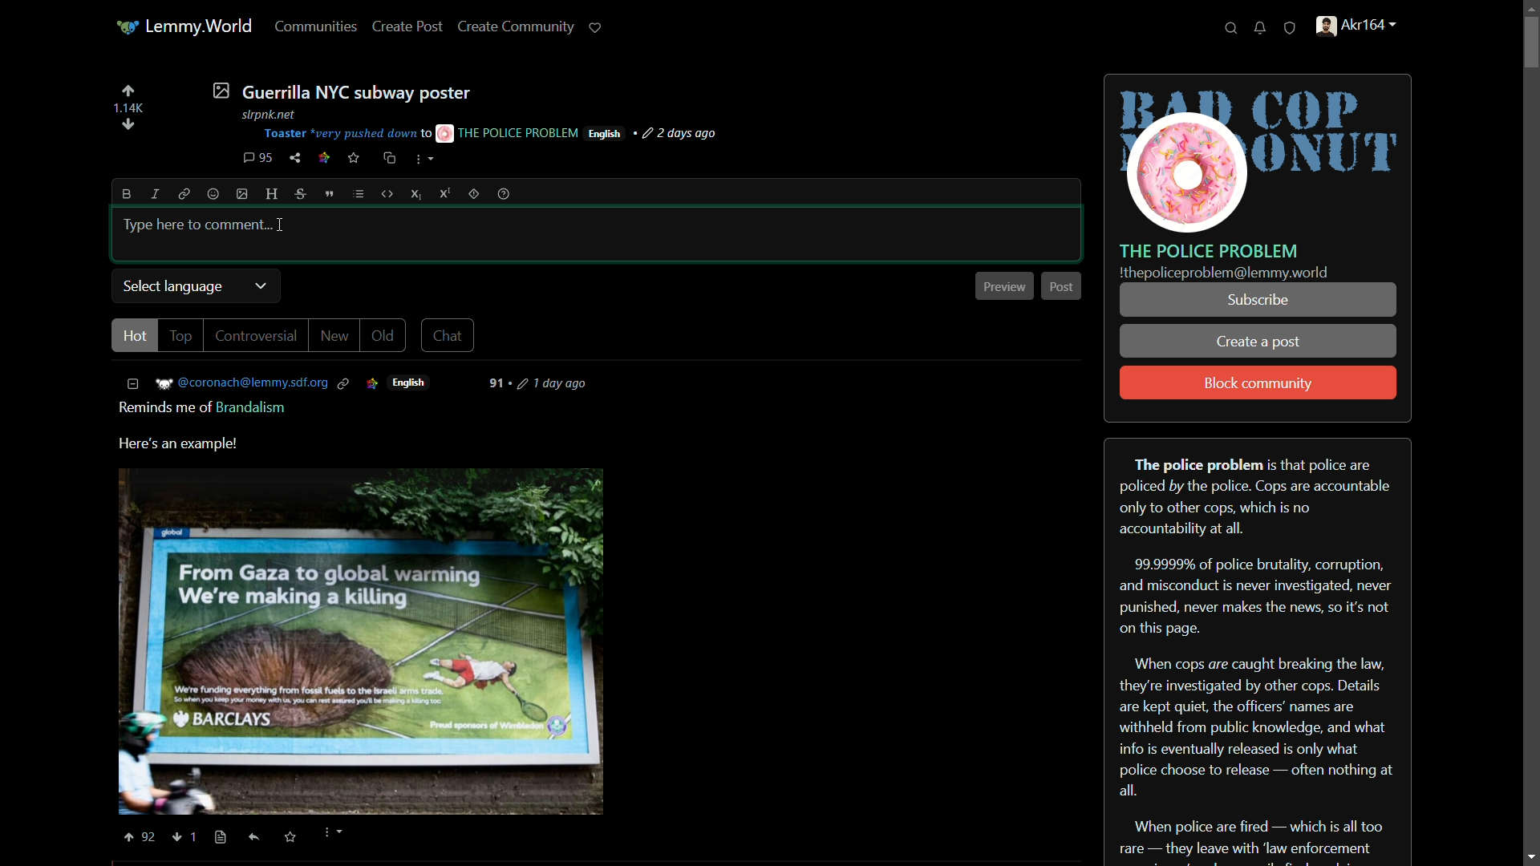 The height and width of the screenshot is (866, 1540). Describe the element at coordinates (520, 26) in the screenshot. I see `create community ` at that location.